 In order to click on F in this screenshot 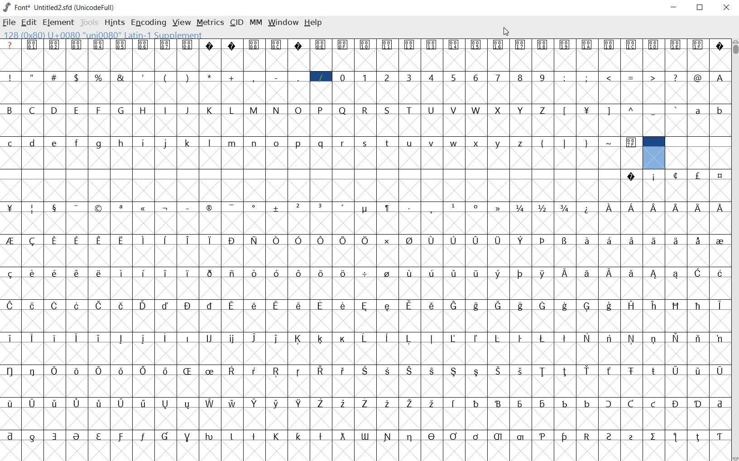, I will do `click(100, 110)`.